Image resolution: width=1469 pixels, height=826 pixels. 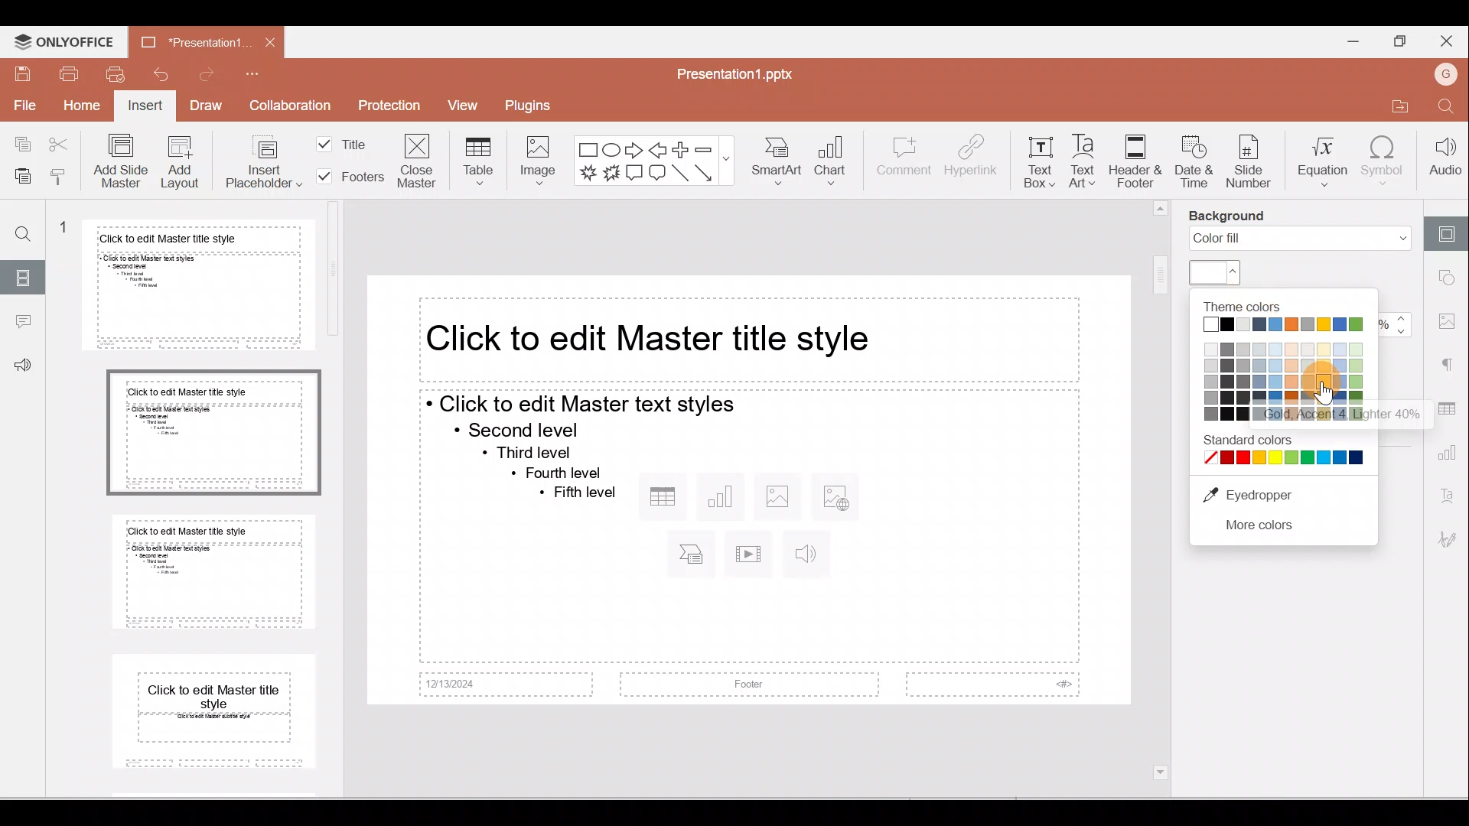 I want to click on More colours, so click(x=1262, y=527).